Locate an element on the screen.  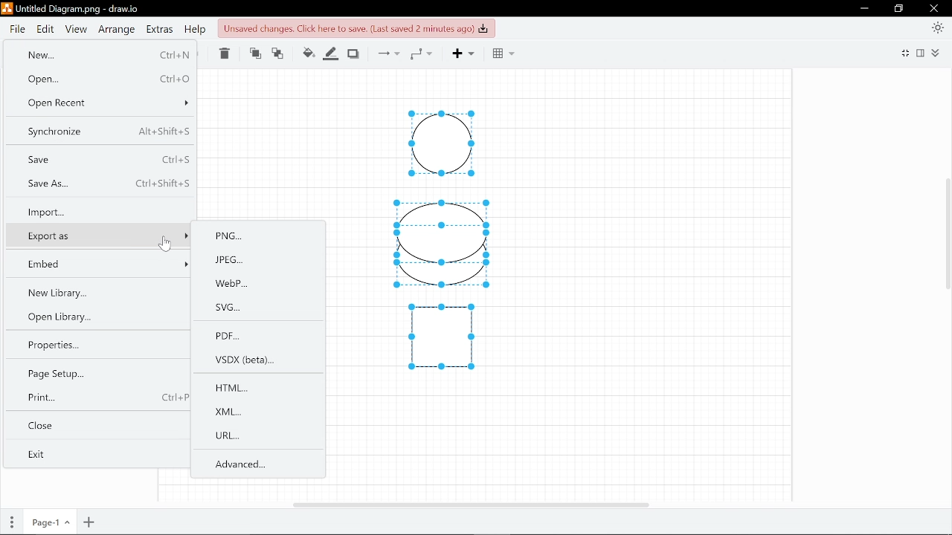
Export as is located at coordinates (103, 236).